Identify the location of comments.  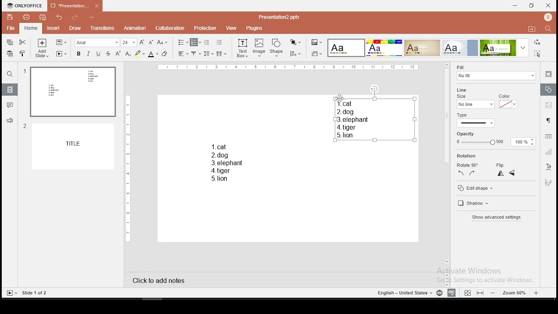
(9, 106).